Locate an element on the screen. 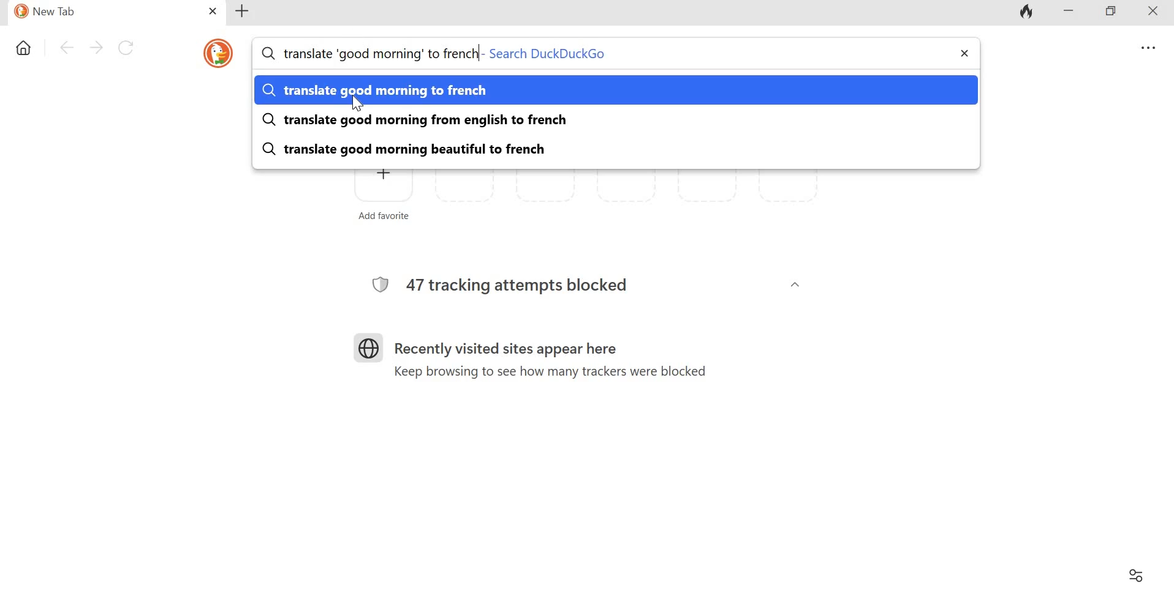 Image resolution: width=1174 pixels, height=613 pixels. cursor is located at coordinates (359, 104).